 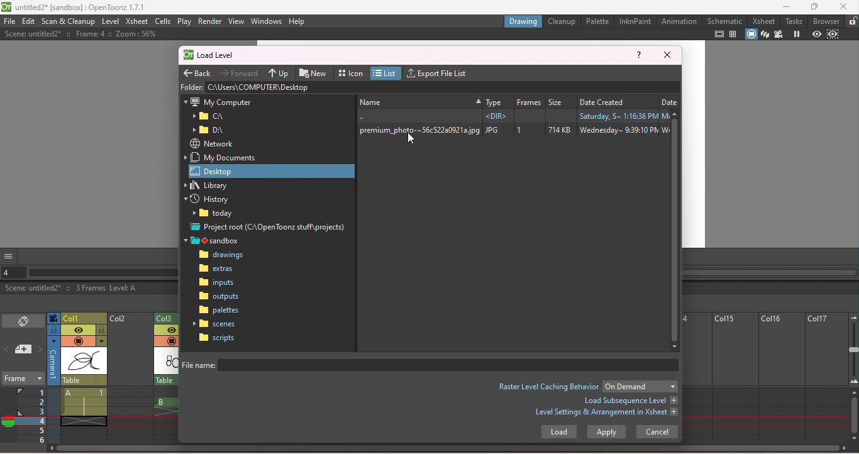 I want to click on Scene: untitled2* : Frame: 4 :: Zoom: 56%, so click(x=80, y=34).